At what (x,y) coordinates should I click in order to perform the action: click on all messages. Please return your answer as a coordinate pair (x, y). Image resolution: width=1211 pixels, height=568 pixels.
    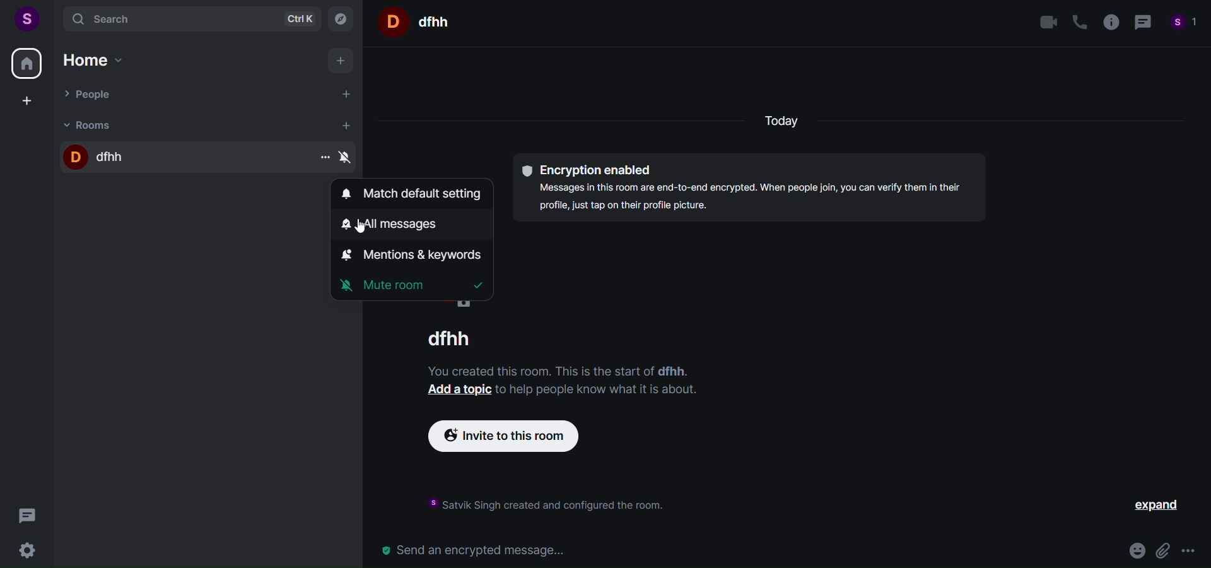
    Looking at the image, I should click on (389, 224).